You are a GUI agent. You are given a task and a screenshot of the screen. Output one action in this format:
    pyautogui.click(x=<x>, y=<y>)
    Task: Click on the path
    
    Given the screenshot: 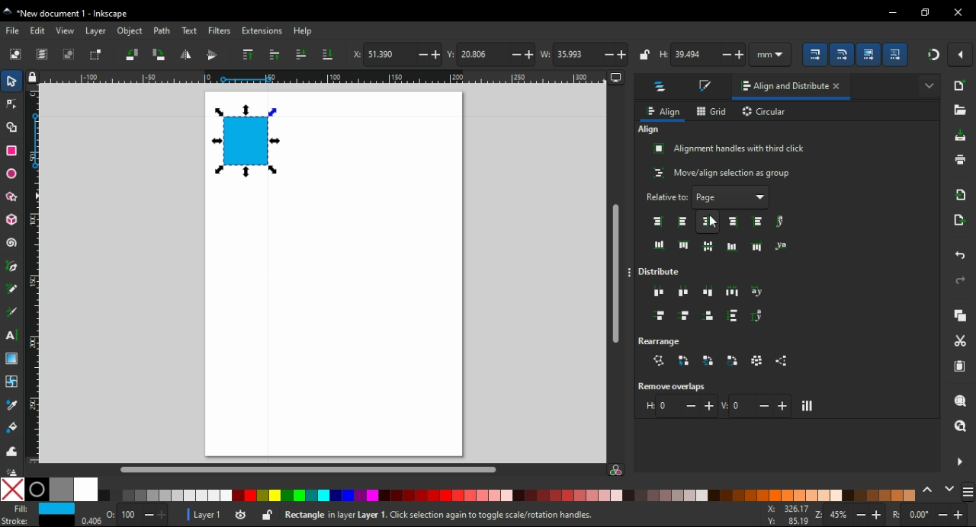 What is the action you would take?
    pyautogui.click(x=162, y=31)
    